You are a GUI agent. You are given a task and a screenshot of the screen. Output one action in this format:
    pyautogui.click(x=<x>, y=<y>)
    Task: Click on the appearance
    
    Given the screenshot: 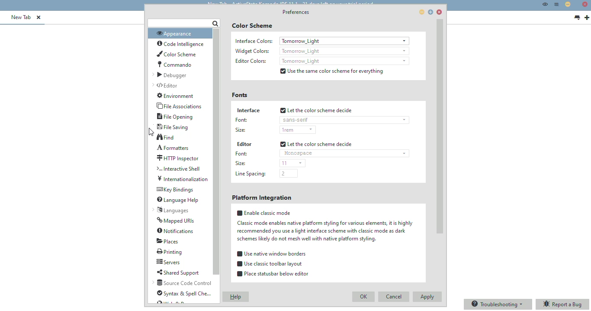 What is the action you would take?
    pyautogui.click(x=175, y=33)
    